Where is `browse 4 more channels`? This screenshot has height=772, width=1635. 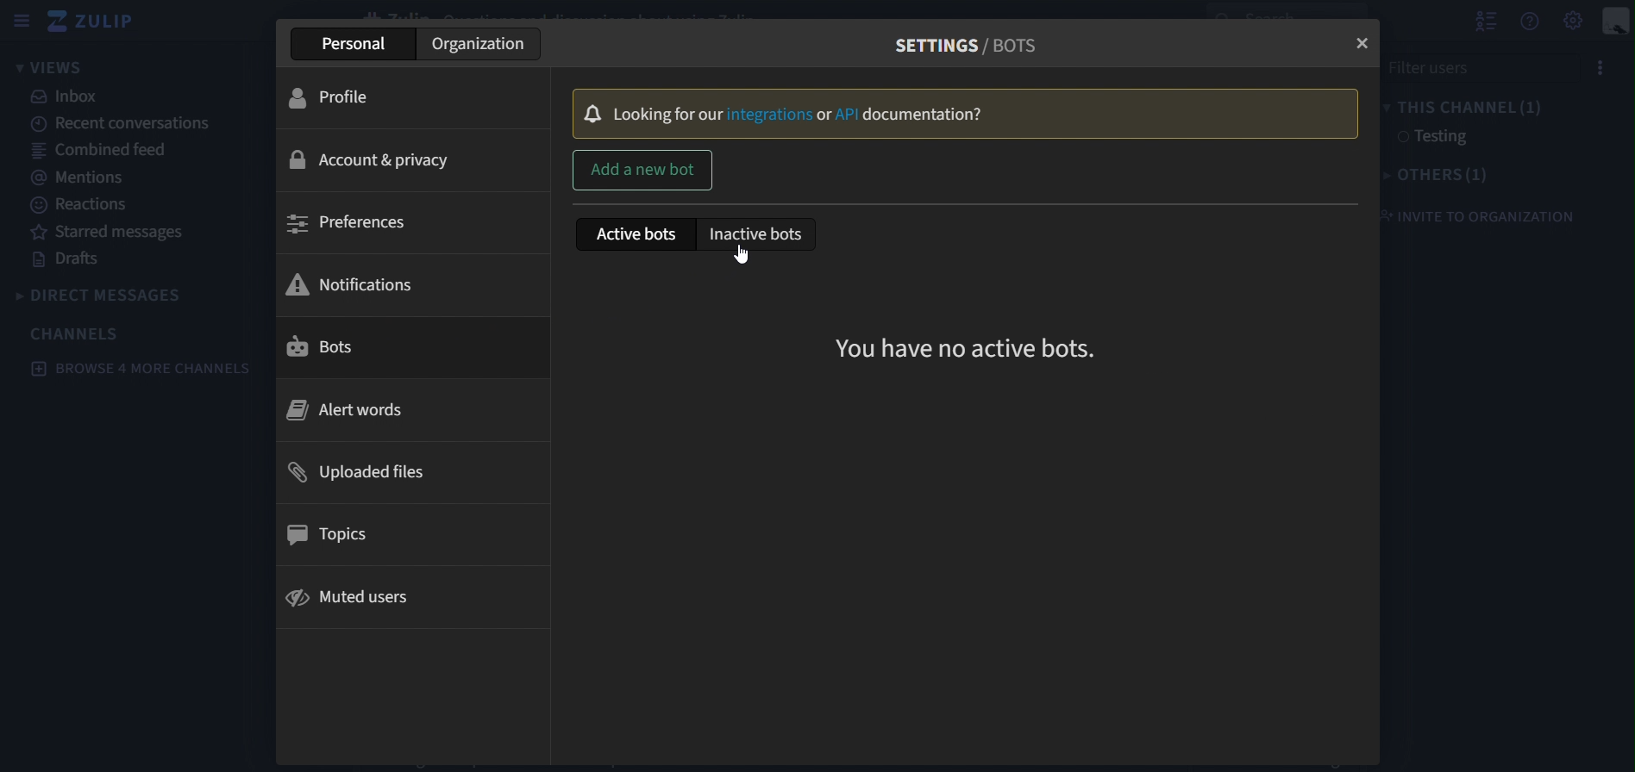 browse 4 more channels is located at coordinates (141, 369).